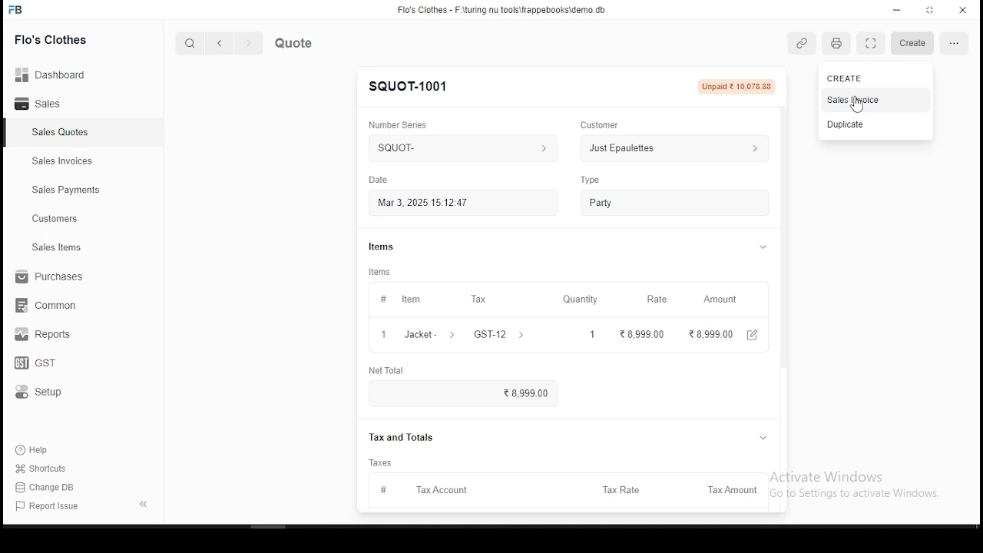 This screenshot has height=553, width=983. What do you see at coordinates (673, 202) in the screenshot?
I see `party` at bounding box center [673, 202].